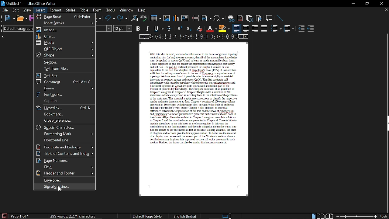  I want to click on undo, so click(110, 18).